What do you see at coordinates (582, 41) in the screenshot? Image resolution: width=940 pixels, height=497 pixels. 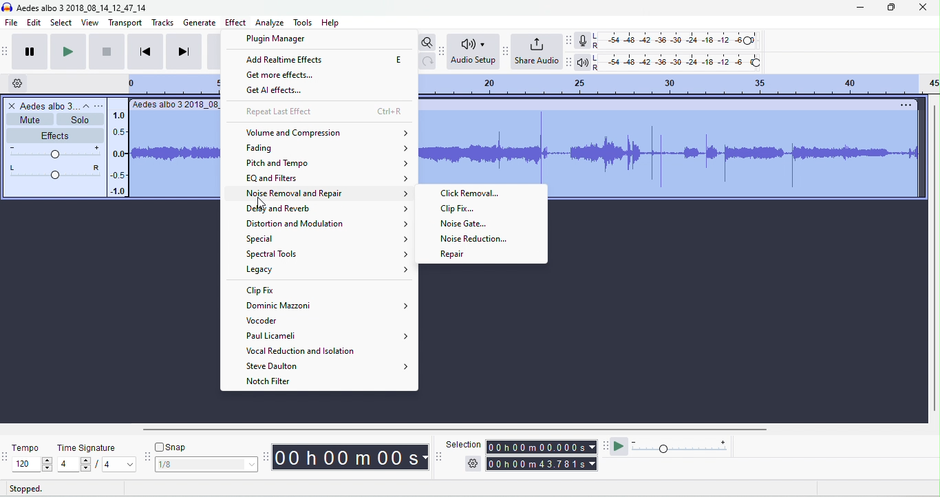 I see `record meter` at bounding box center [582, 41].